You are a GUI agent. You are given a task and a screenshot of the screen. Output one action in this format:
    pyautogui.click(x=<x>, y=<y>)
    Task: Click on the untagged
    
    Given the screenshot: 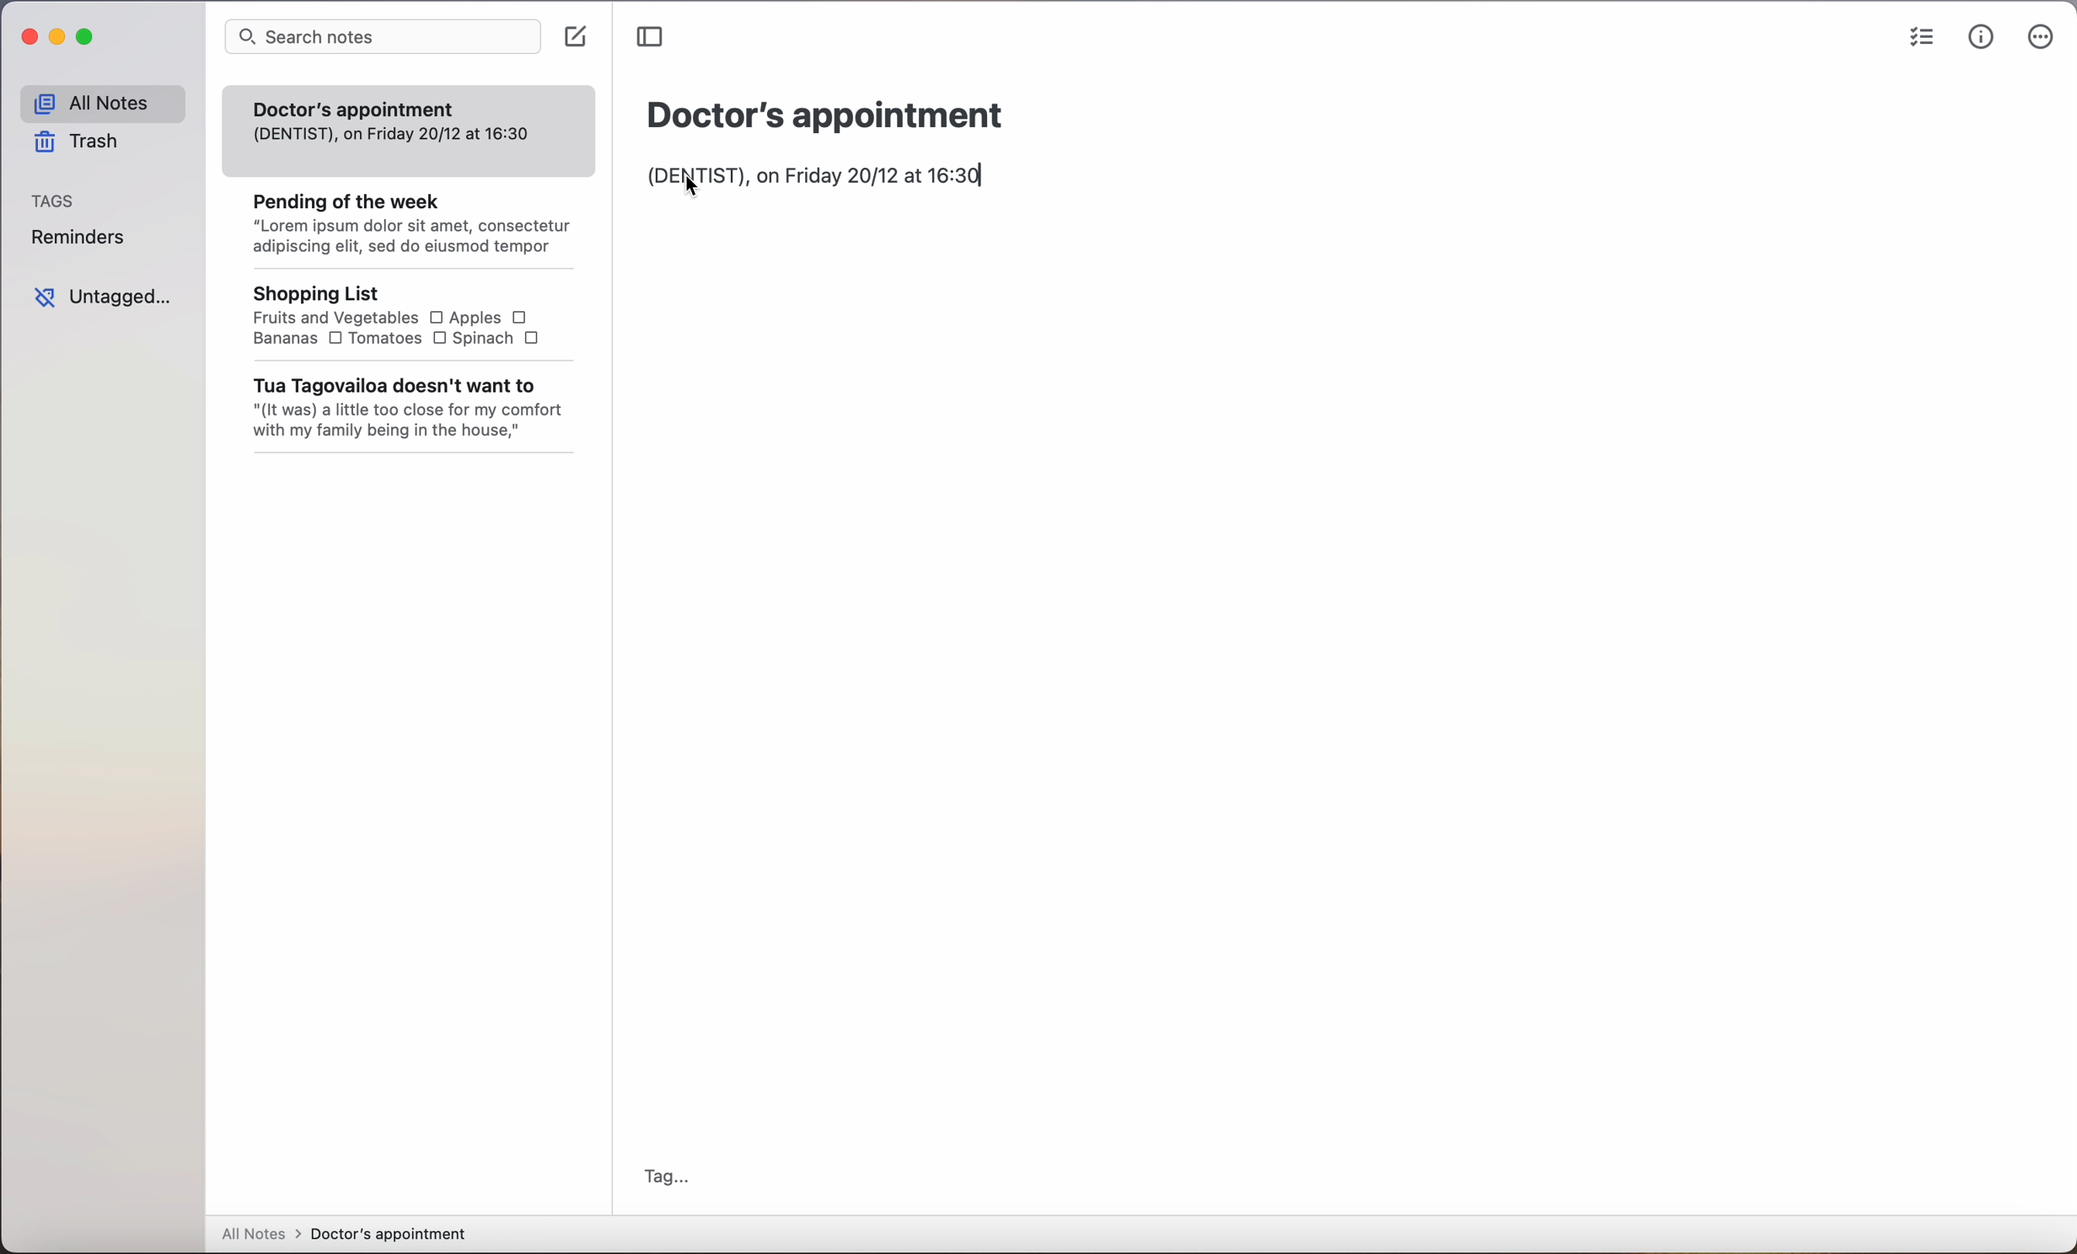 What is the action you would take?
    pyautogui.click(x=102, y=296)
    